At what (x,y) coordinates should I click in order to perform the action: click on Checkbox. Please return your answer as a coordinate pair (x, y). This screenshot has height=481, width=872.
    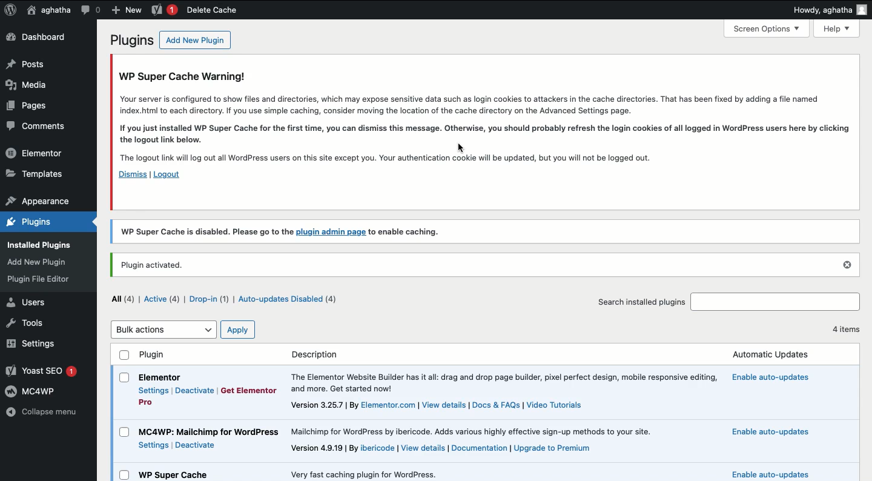
    Looking at the image, I should click on (125, 377).